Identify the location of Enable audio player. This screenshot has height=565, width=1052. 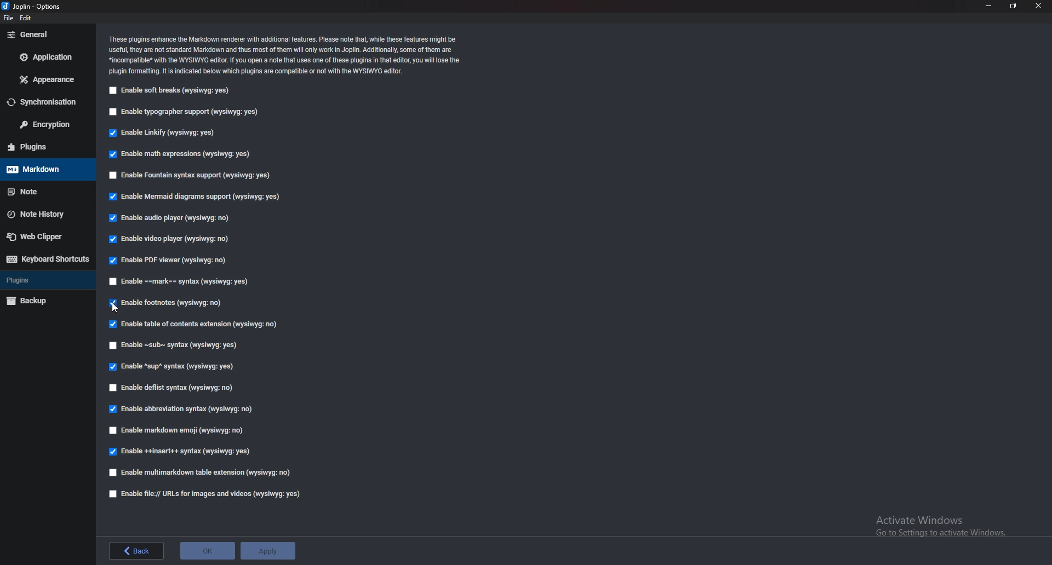
(172, 218).